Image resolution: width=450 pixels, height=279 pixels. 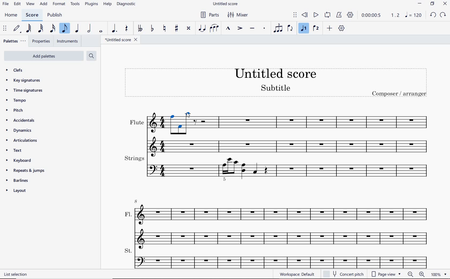 I want to click on PLUGINS, so click(x=92, y=5).